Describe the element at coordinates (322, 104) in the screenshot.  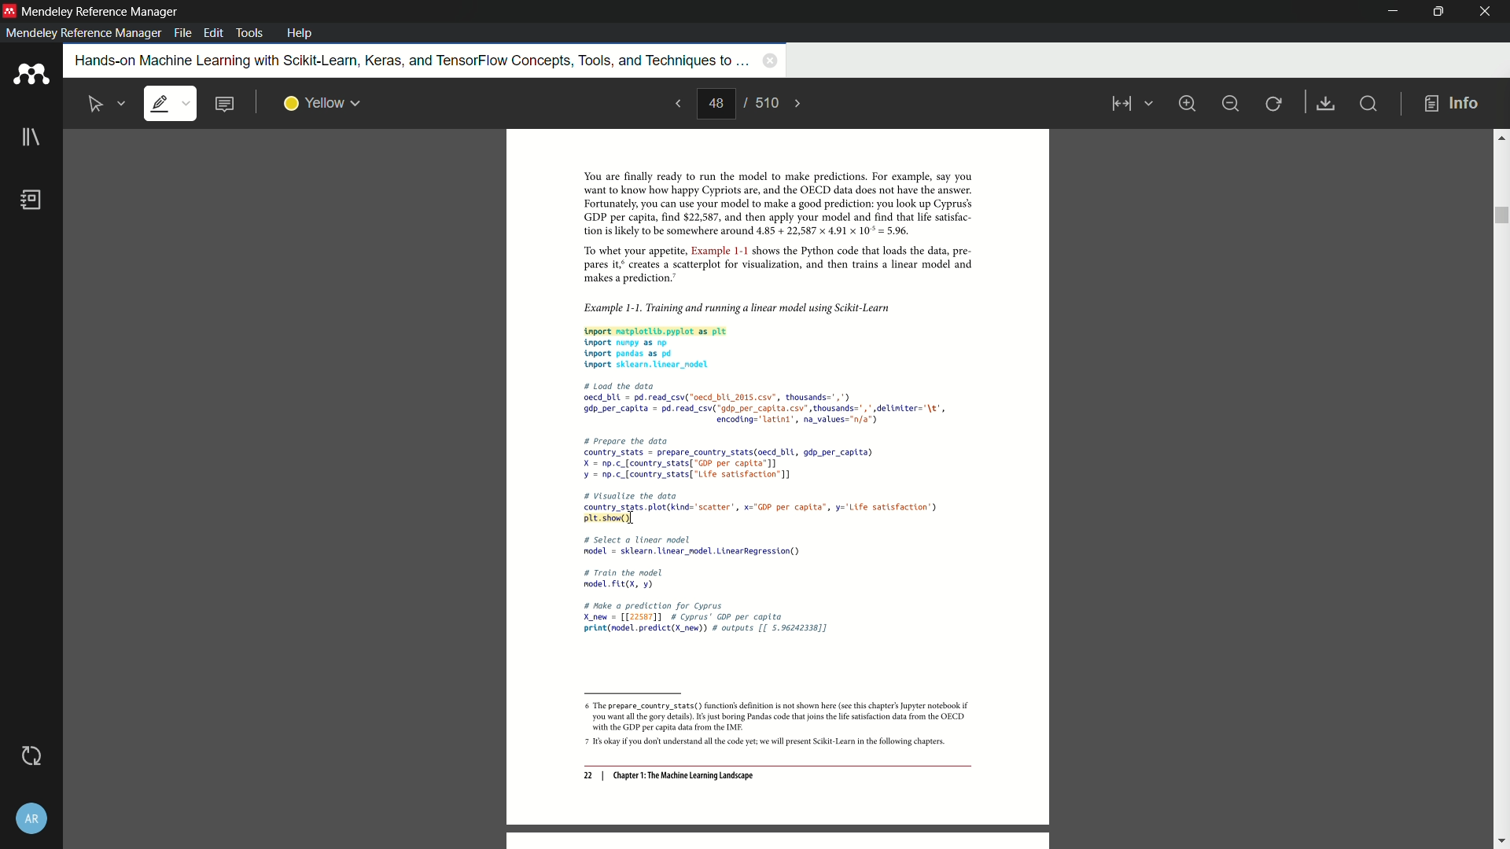
I see `highlight color` at that location.